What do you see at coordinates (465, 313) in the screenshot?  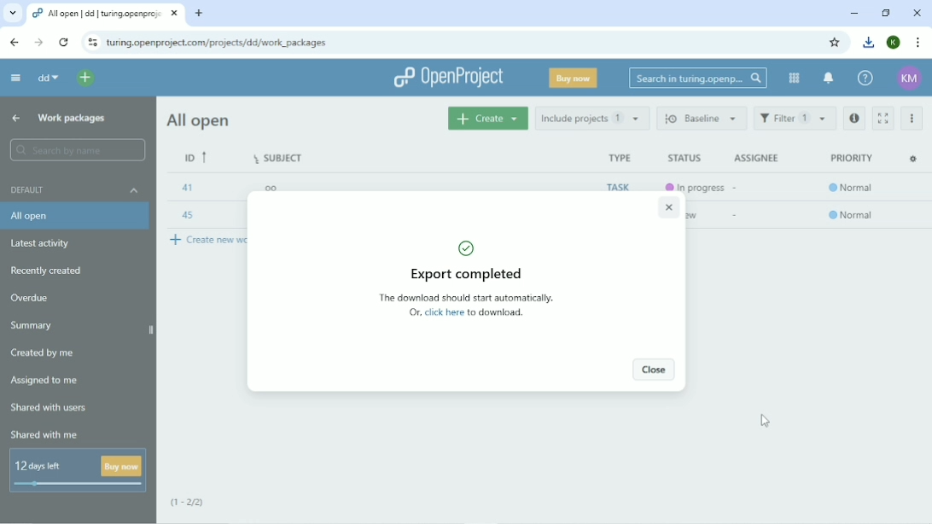 I see `or, click here to download.` at bounding box center [465, 313].